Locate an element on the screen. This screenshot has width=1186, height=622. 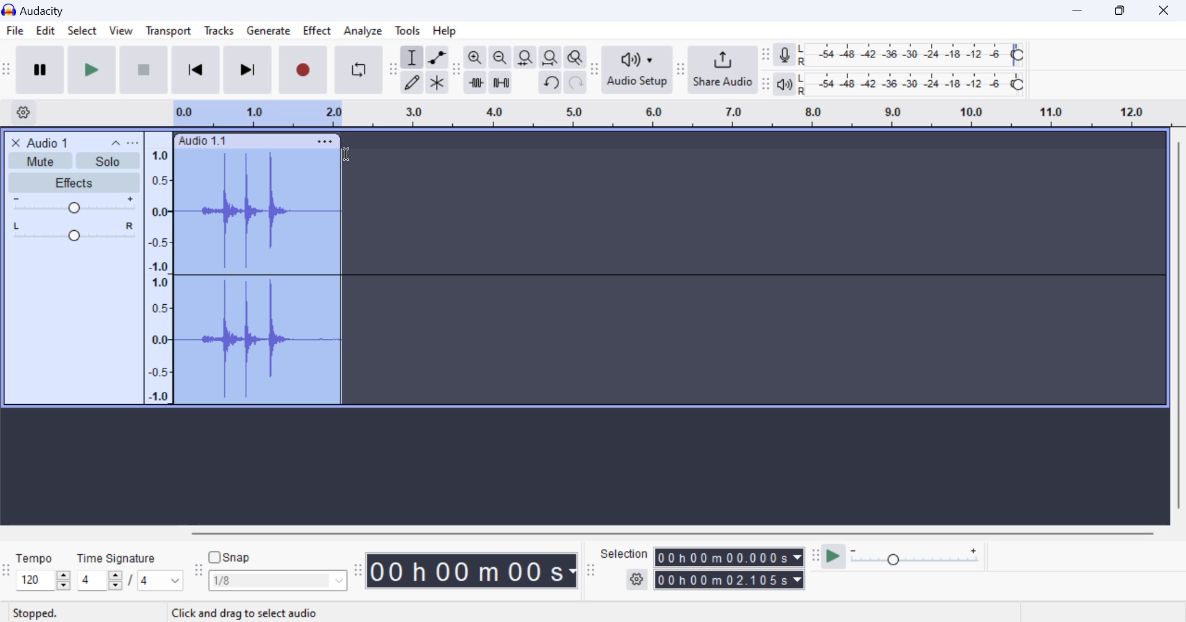
play at speed is located at coordinates (833, 557).